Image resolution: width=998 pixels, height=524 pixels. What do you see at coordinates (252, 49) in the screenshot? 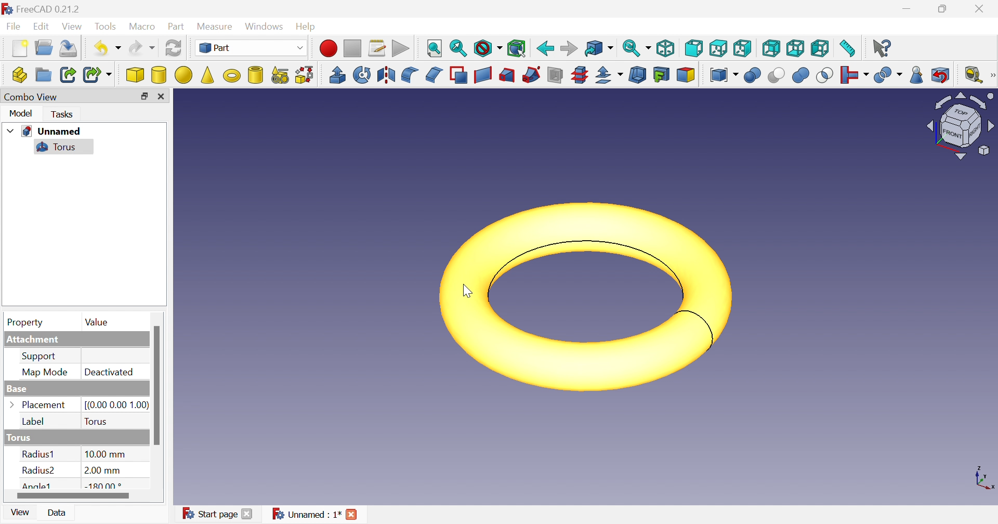
I see `Part` at bounding box center [252, 49].